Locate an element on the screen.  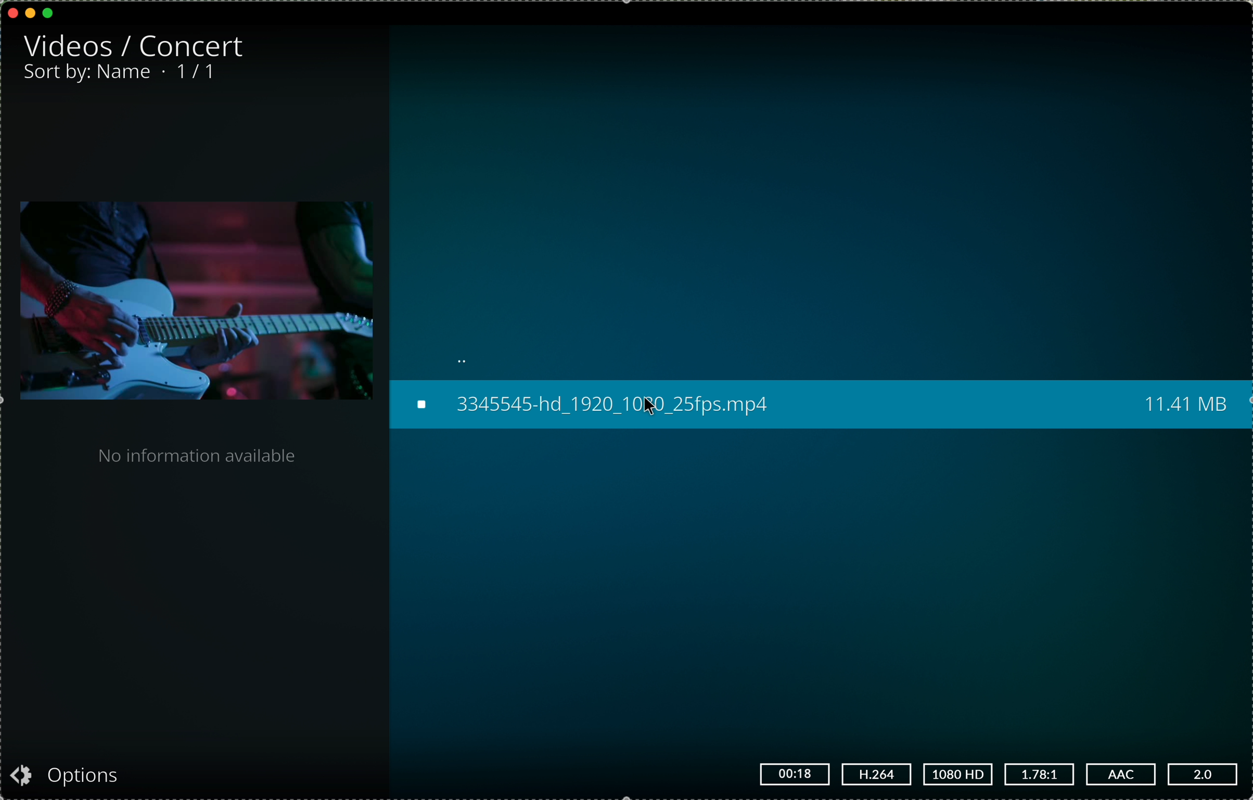
H.264 is located at coordinates (878, 776).